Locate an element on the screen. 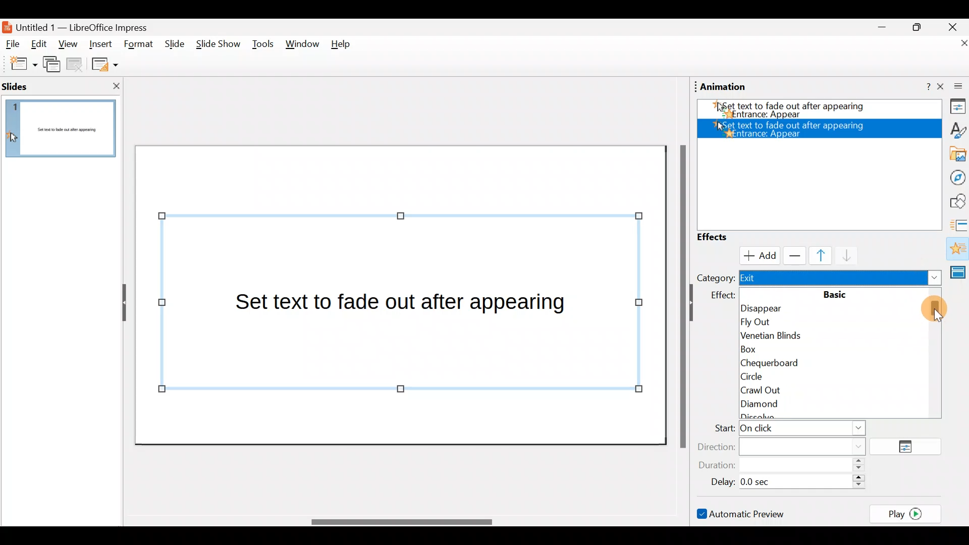 This screenshot has height=545, width=969. Slide pane is located at coordinates (63, 130).